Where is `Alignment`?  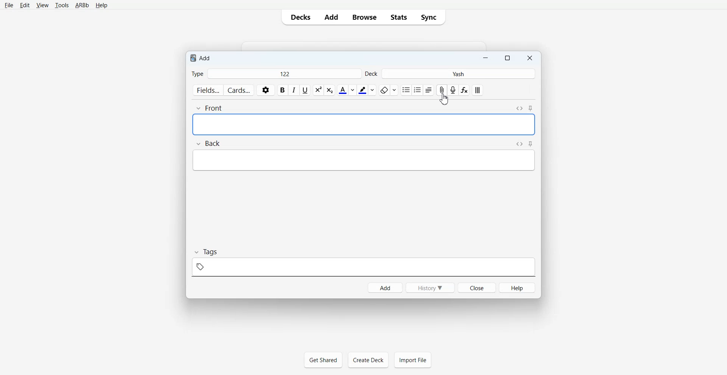 Alignment is located at coordinates (429, 90).